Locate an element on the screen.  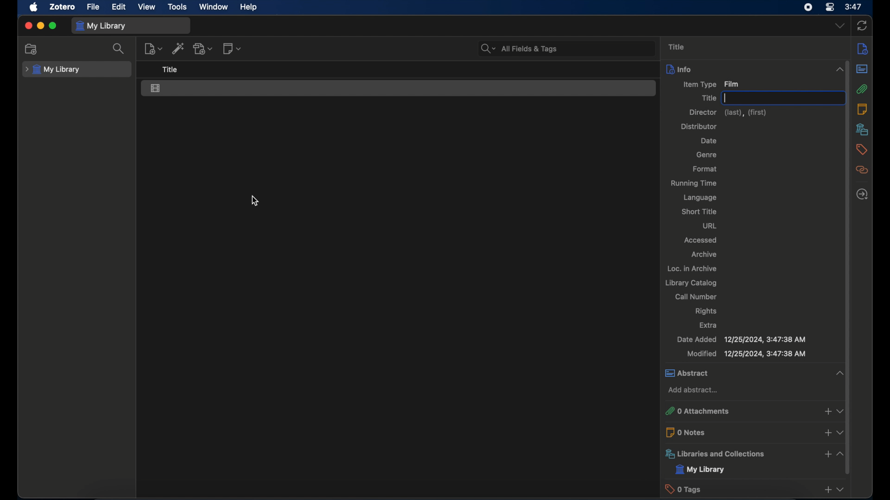
libraries is located at coordinates (863, 129).